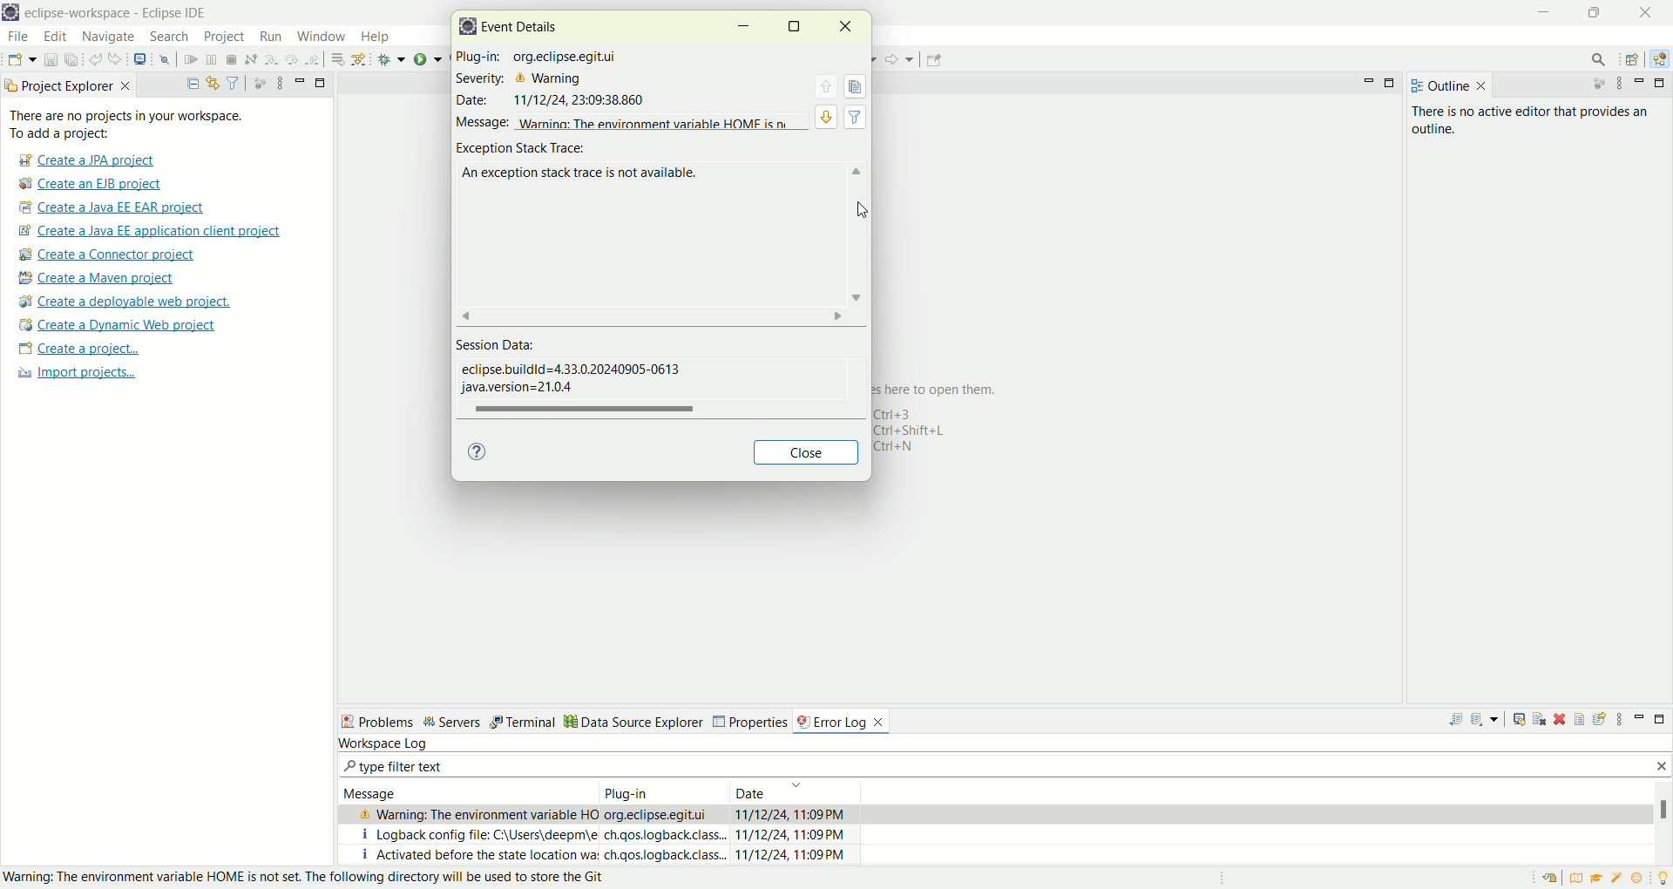  What do you see at coordinates (71, 59) in the screenshot?
I see `save all` at bounding box center [71, 59].